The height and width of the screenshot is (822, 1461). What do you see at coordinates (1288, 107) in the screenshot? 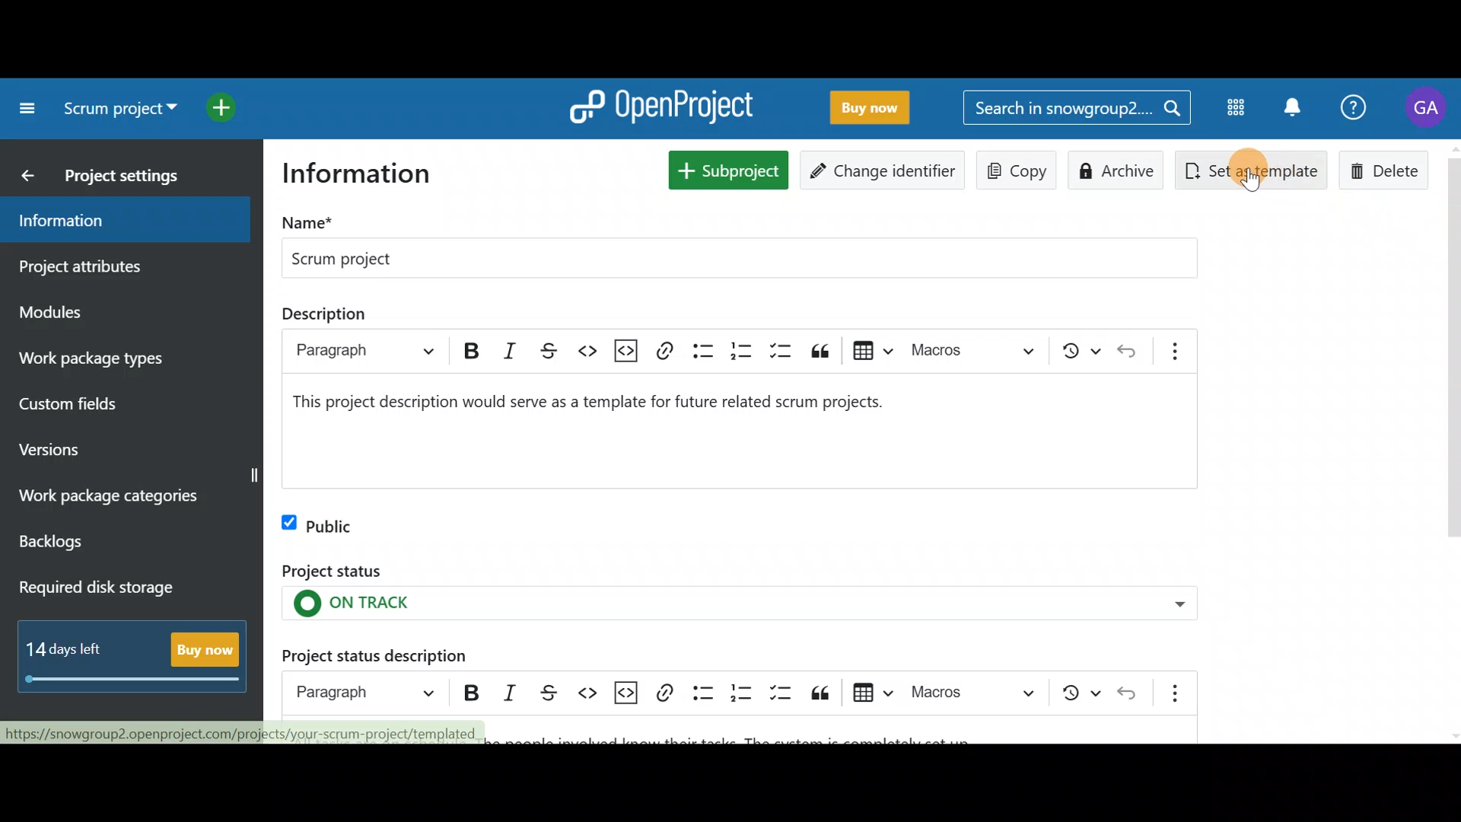
I see `Notification centre` at bounding box center [1288, 107].